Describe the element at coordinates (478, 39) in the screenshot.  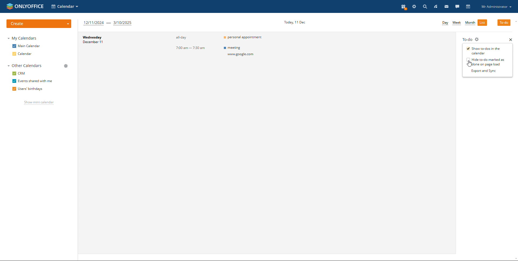
I see `to-do settings` at that location.